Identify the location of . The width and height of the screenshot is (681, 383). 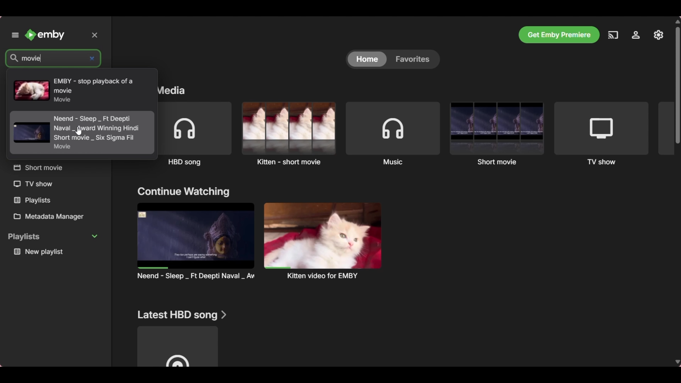
(40, 167).